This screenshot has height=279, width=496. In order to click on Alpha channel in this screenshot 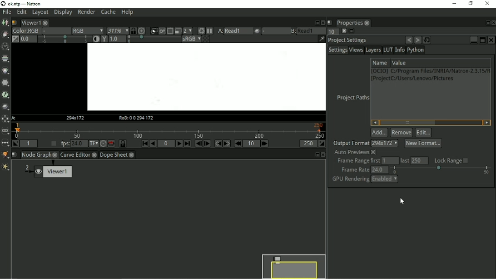, I will do `click(57, 31)`.